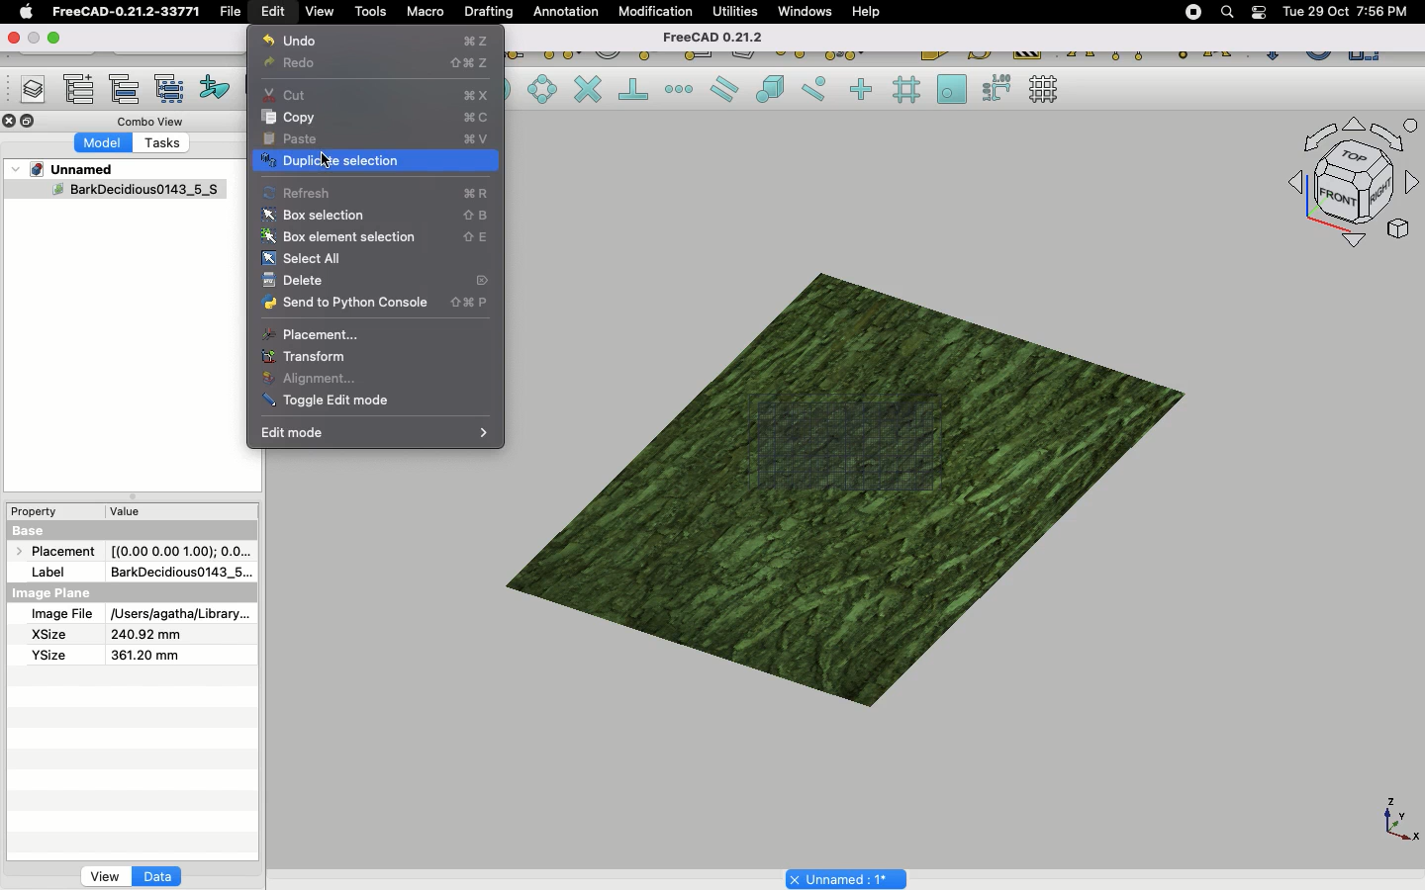  I want to click on Add new named group, so click(83, 91).